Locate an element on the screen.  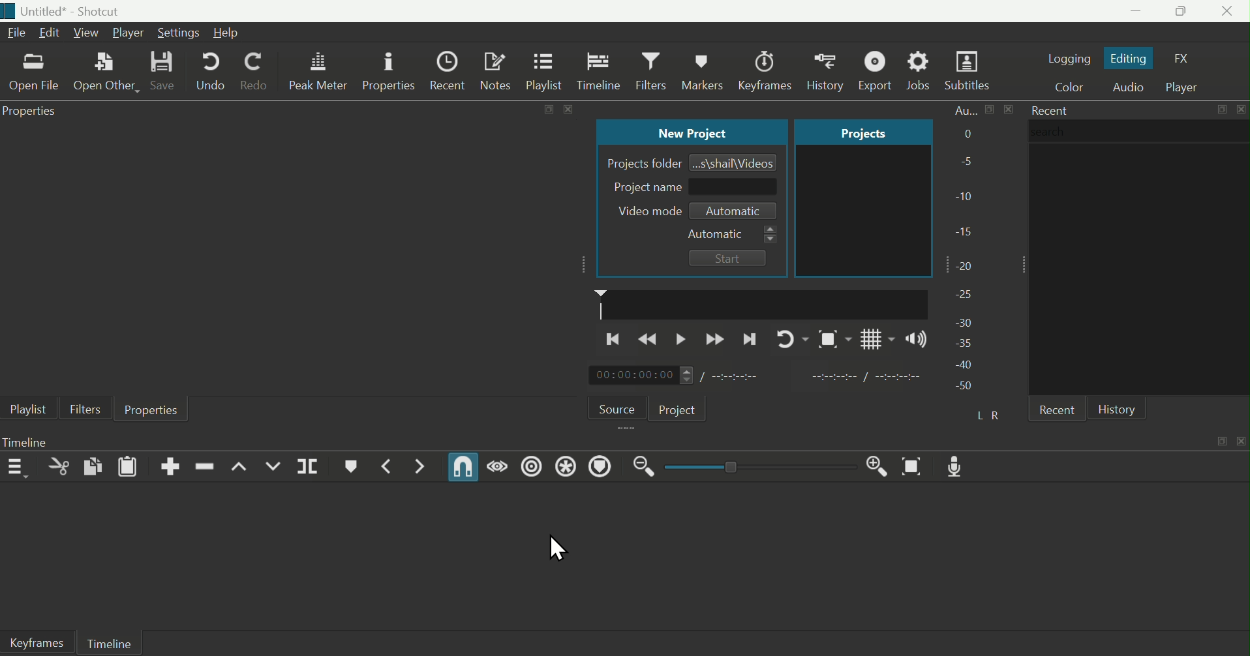
Grid layout is located at coordinates (876, 338).